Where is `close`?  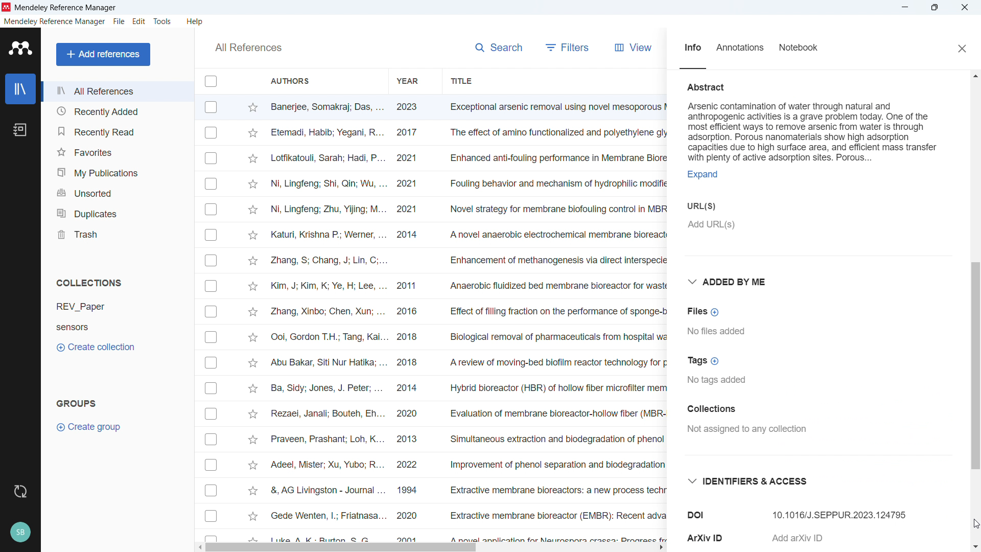 close is located at coordinates (961, 48).